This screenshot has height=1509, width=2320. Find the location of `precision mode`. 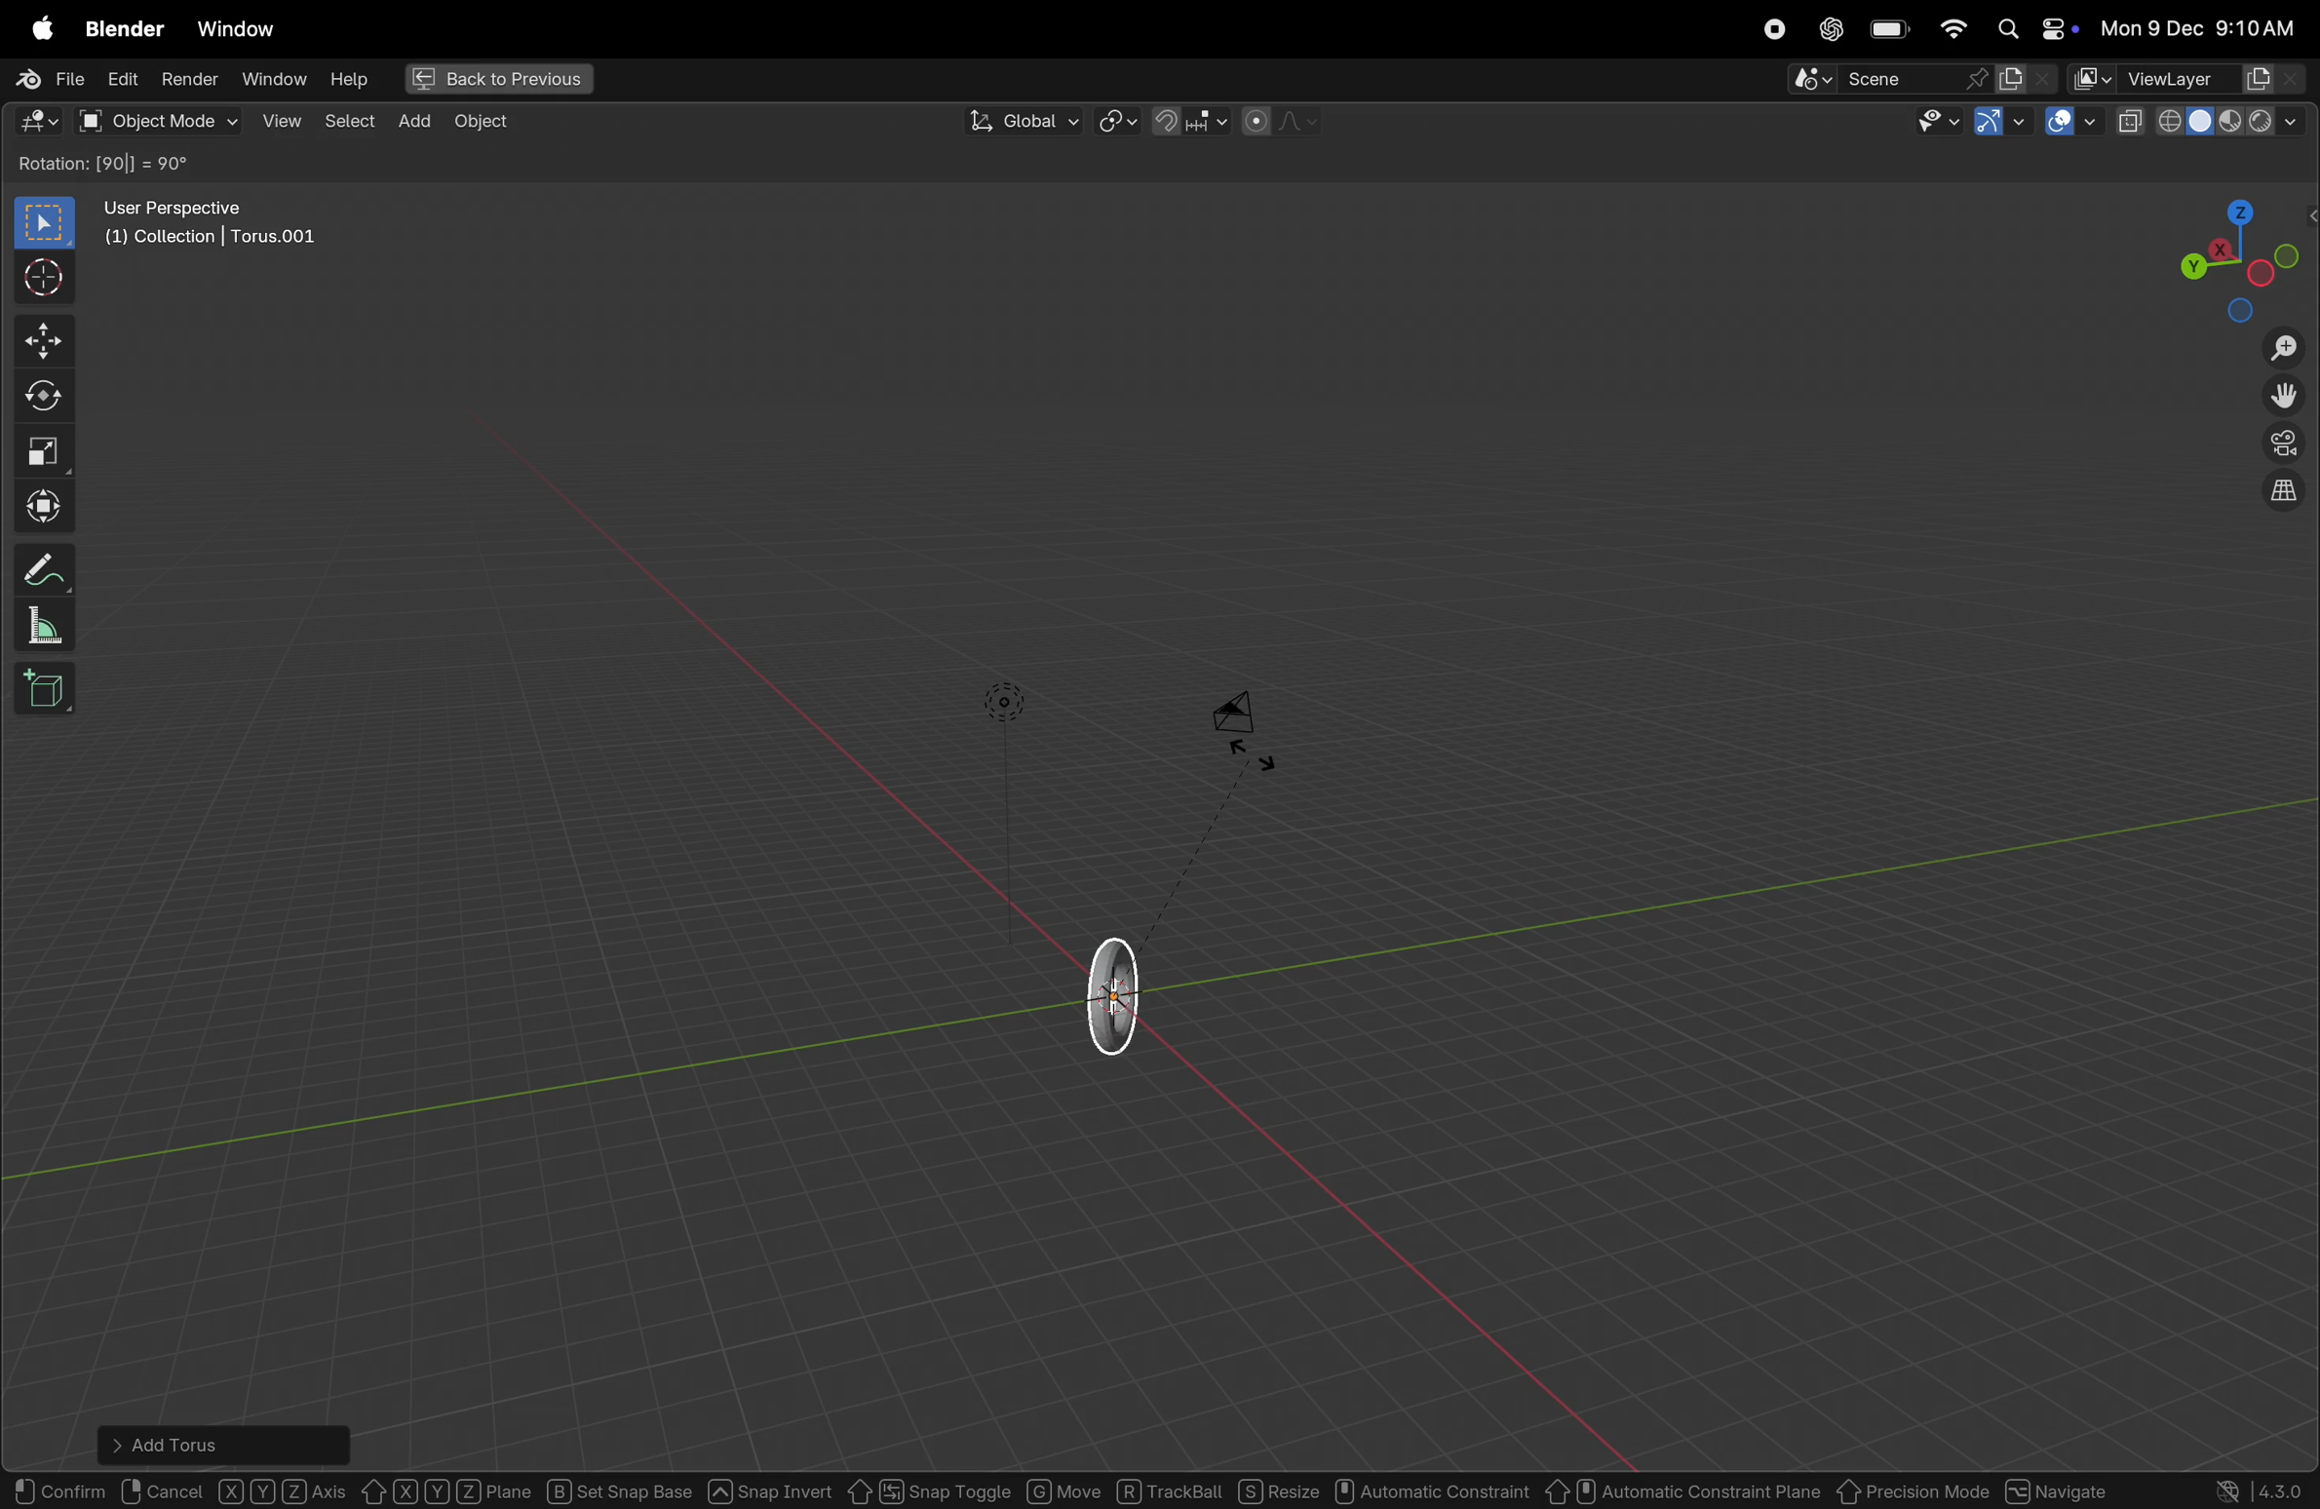

precision mode is located at coordinates (1914, 1488).